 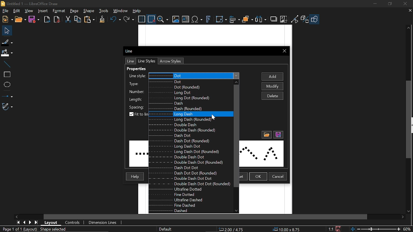 What do you see at coordinates (129, 51) in the screenshot?
I see `Line` at bounding box center [129, 51].